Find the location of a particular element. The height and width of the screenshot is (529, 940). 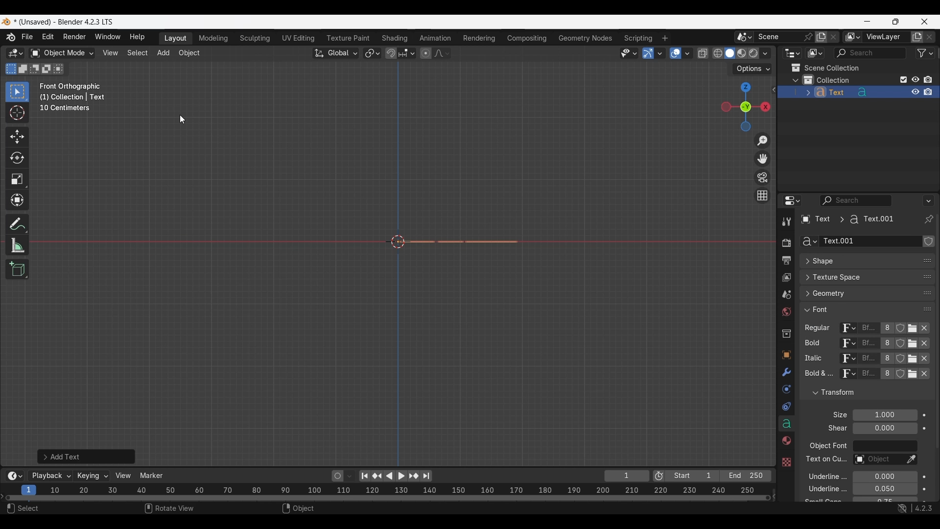

Scene property, current selection is located at coordinates (786, 295).